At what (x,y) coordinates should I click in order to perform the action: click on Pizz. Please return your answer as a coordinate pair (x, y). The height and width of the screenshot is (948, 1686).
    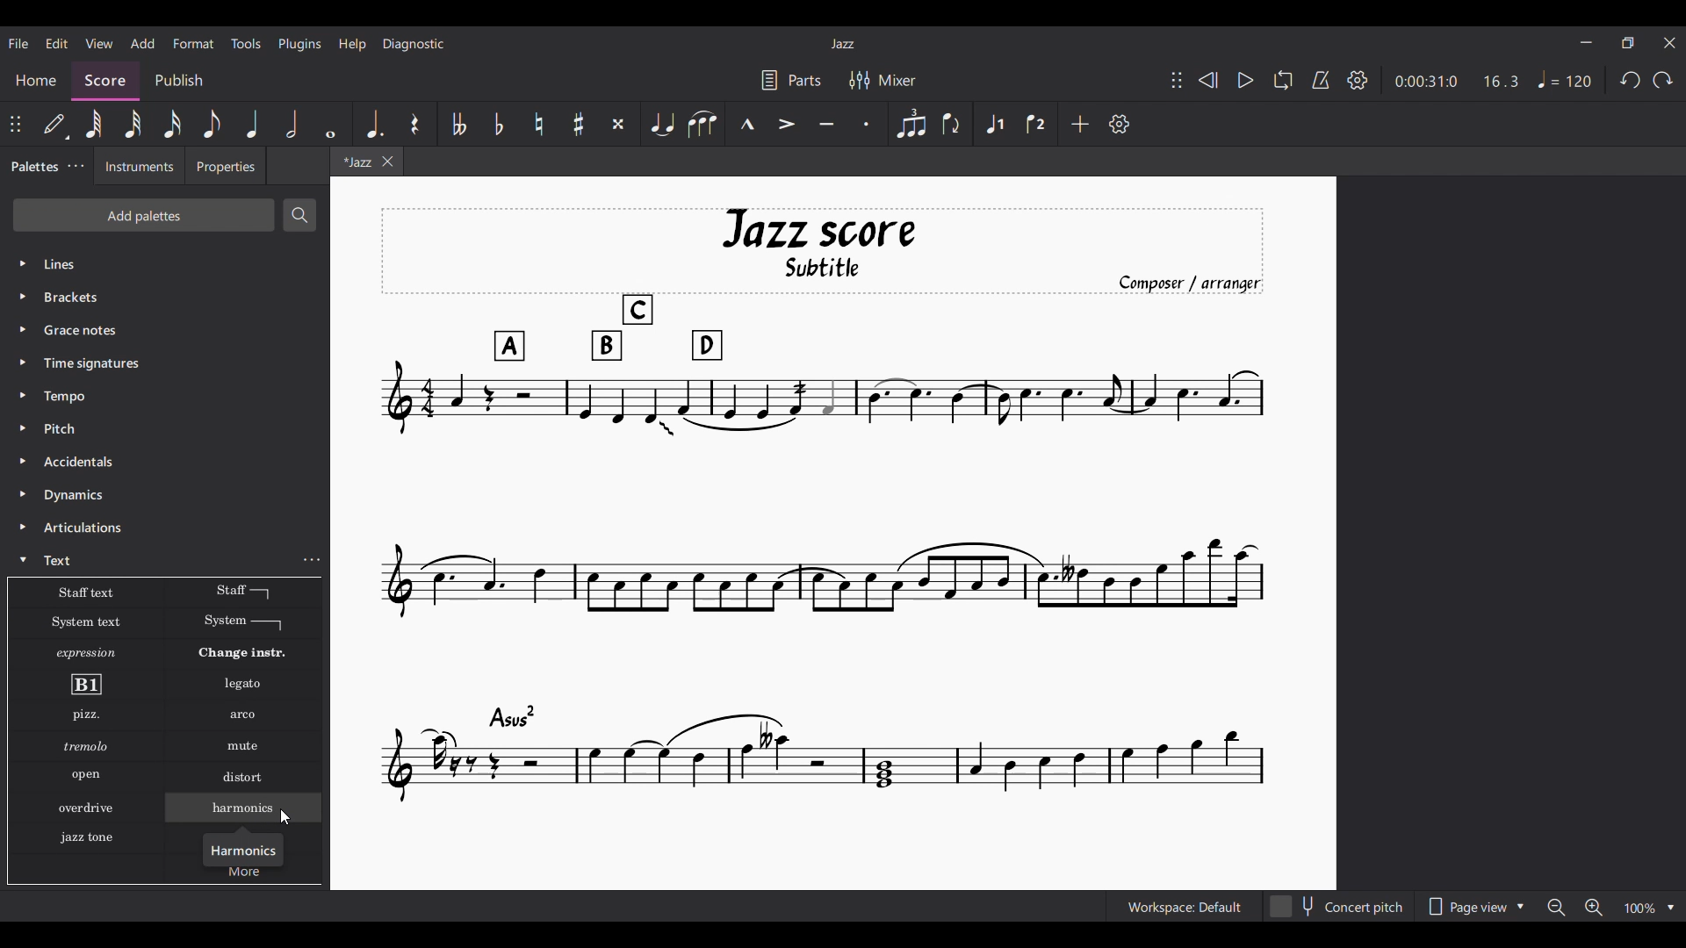
    Looking at the image, I should click on (84, 716).